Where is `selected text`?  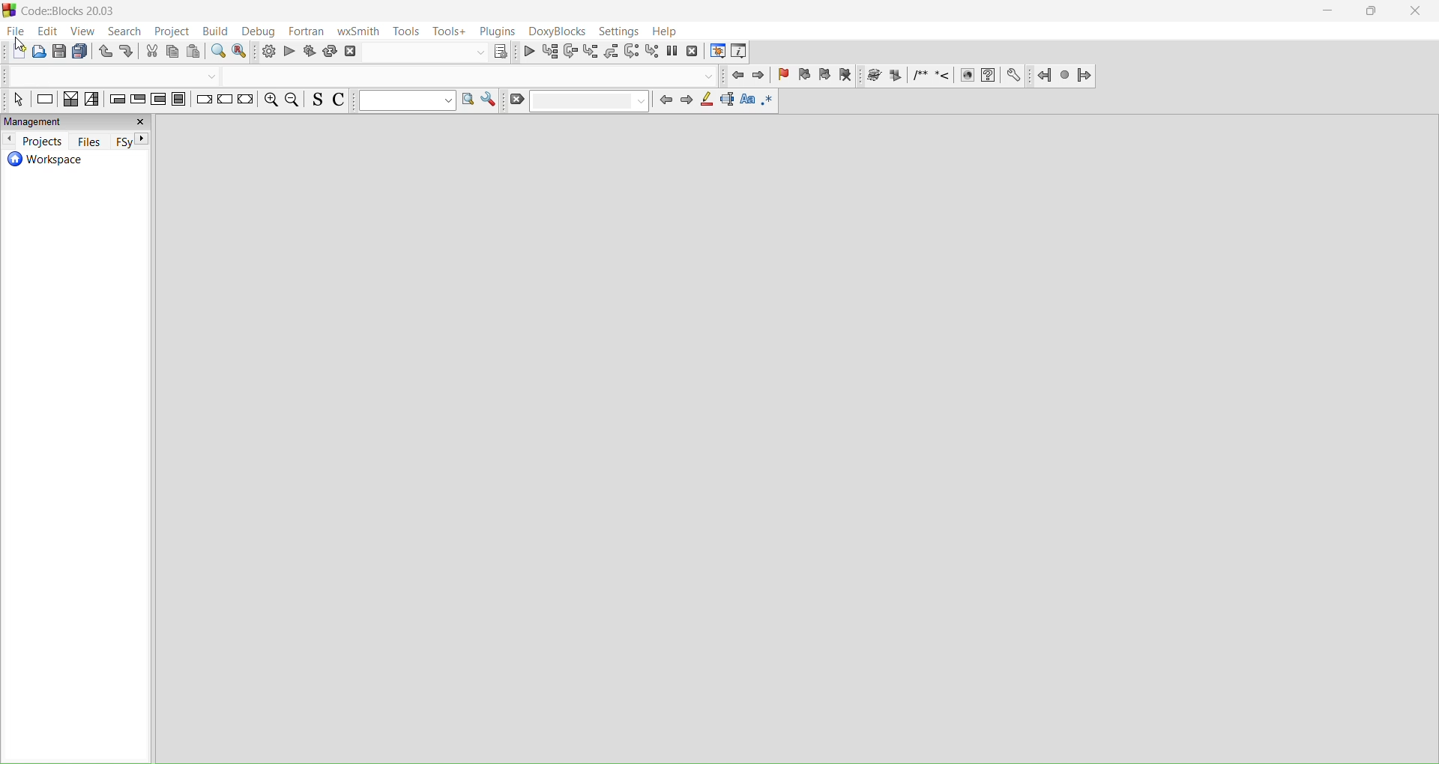
selected text is located at coordinates (728, 103).